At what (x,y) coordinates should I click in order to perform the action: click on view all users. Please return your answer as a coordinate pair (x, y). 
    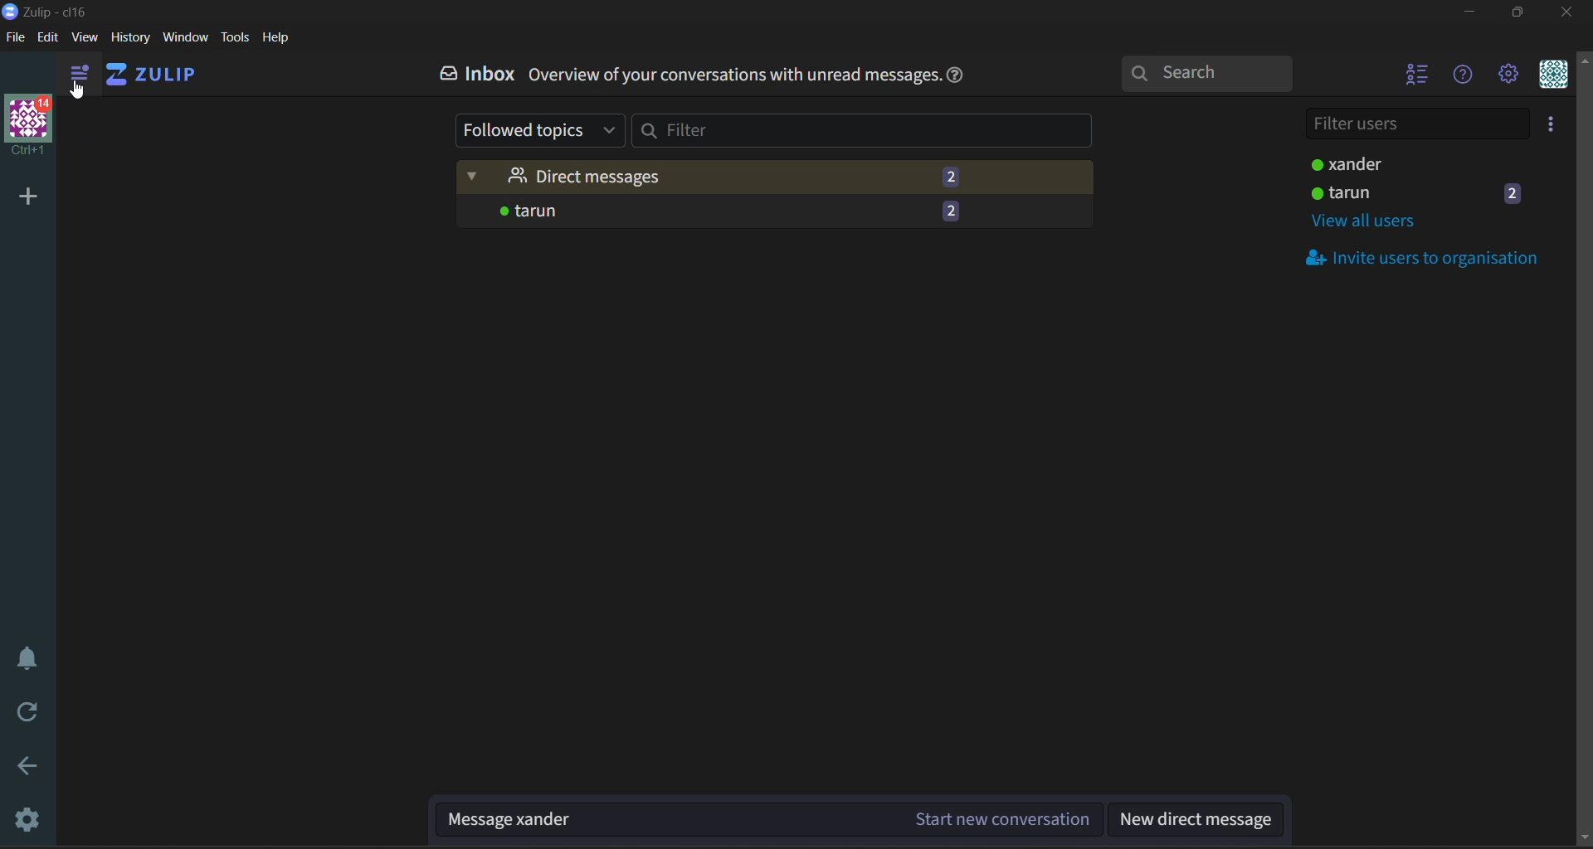
    Looking at the image, I should click on (1370, 223).